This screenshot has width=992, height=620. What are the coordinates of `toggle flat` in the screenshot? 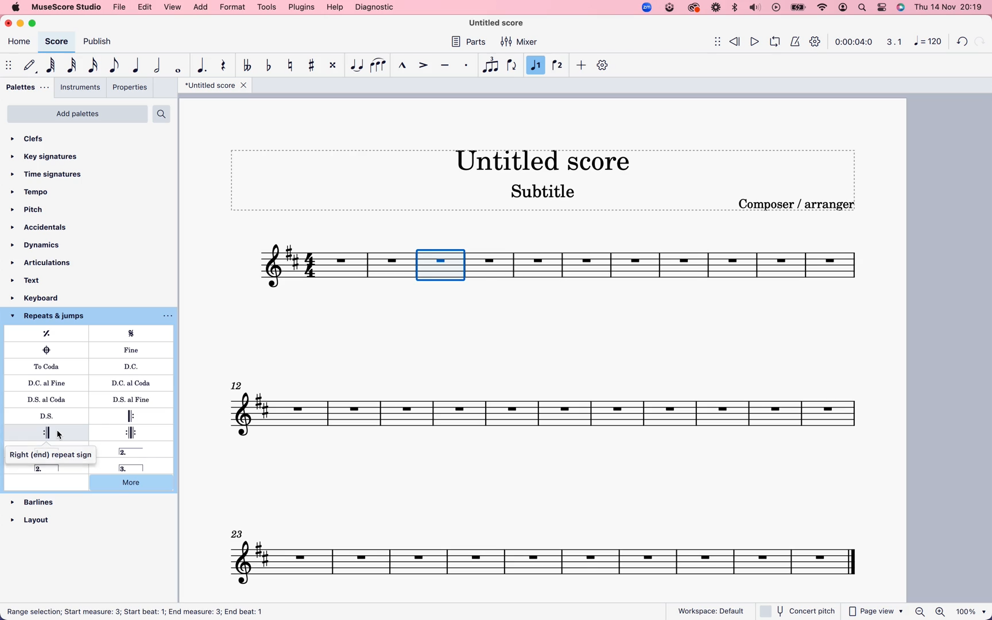 It's located at (270, 66).